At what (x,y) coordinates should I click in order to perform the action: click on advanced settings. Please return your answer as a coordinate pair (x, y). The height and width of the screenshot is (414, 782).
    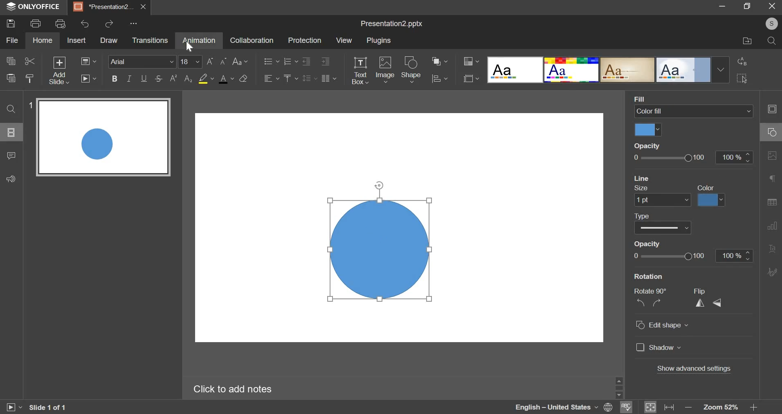
    Looking at the image, I should click on (694, 369).